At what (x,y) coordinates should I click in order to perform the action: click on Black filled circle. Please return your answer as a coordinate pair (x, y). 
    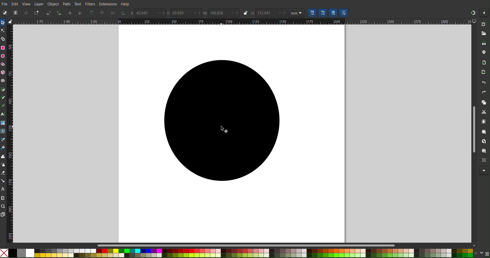
    Looking at the image, I should click on (223, 122).